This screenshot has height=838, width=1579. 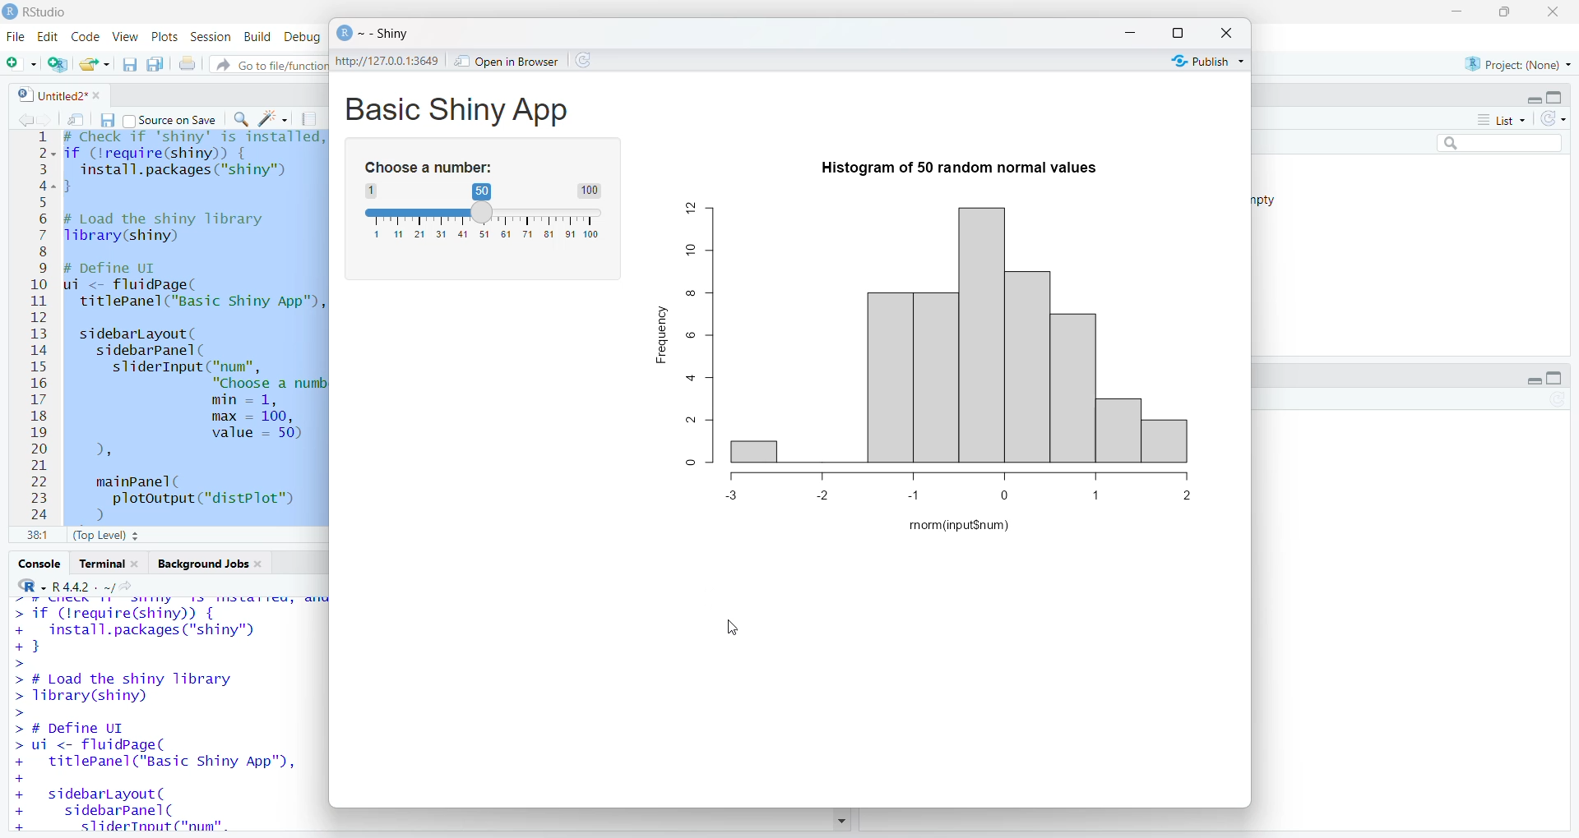 I want to click on close, so click(x=262, y=564).